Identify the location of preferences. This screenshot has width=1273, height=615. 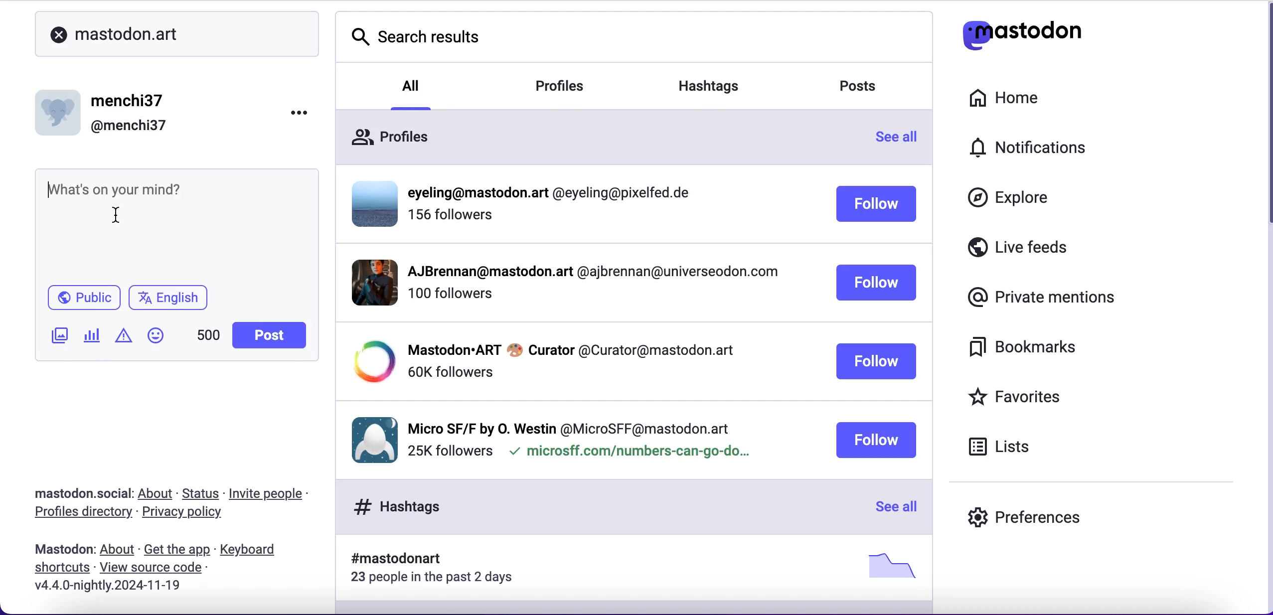
(1026, 509).